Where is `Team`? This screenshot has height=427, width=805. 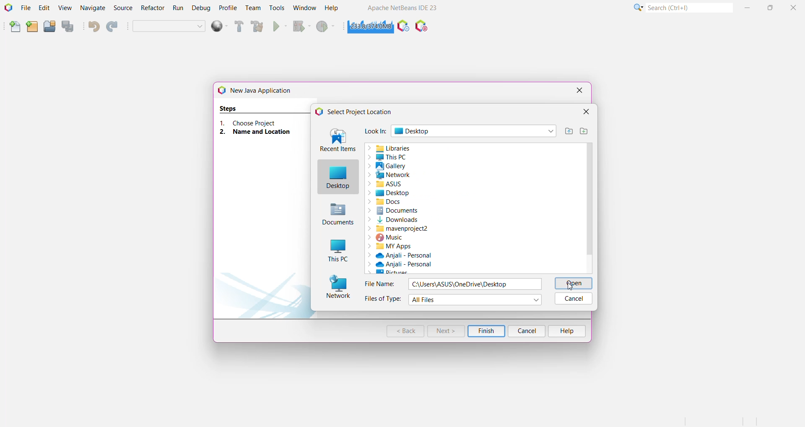
Team is located at coordinates (253, 8).